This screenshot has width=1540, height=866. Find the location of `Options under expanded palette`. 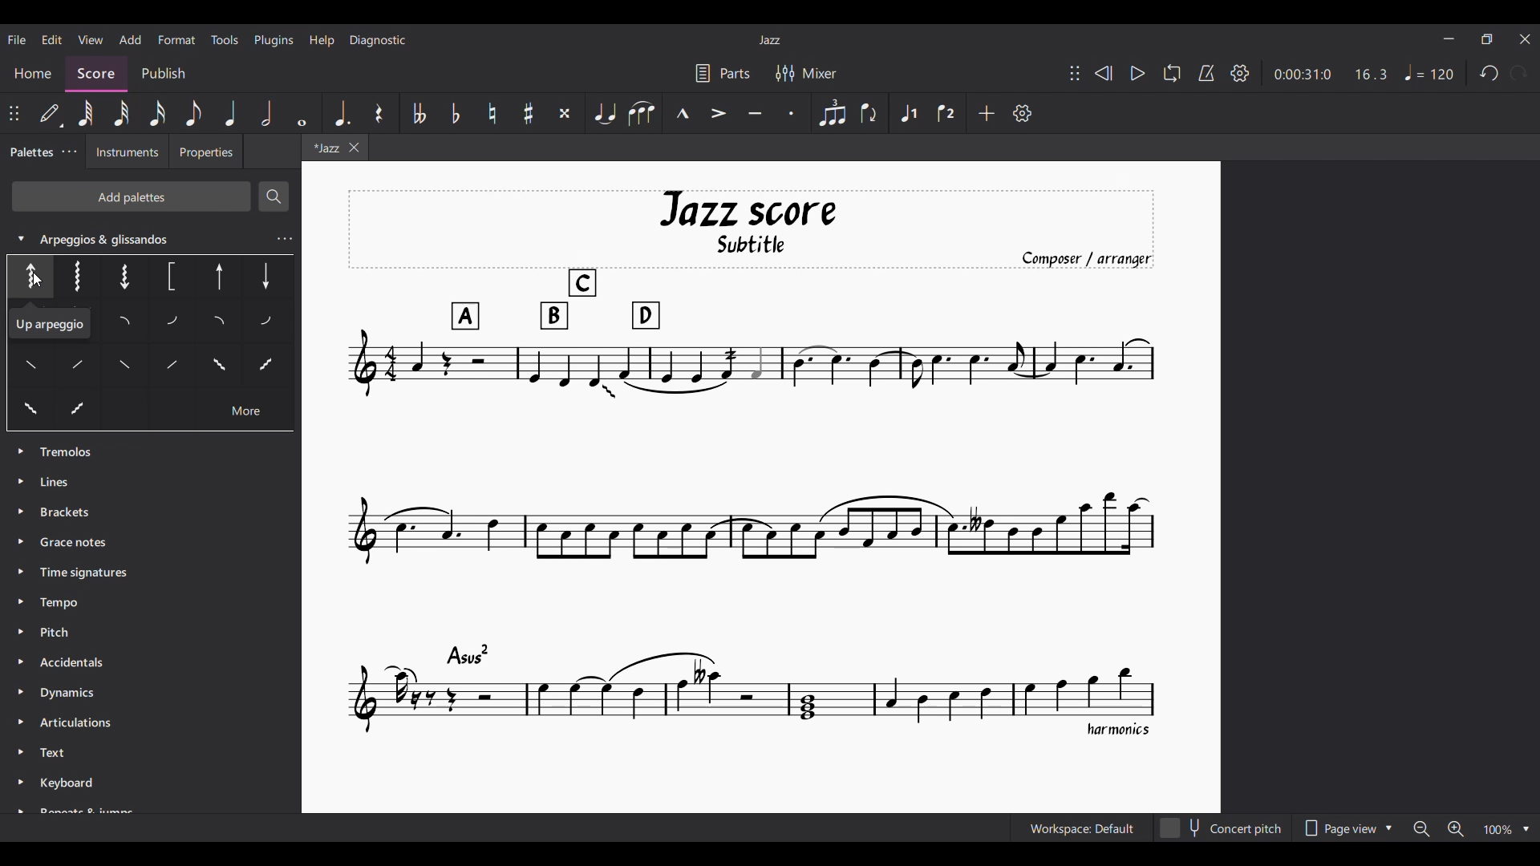

Options under expanded palette is located at coordinates (28, 277).